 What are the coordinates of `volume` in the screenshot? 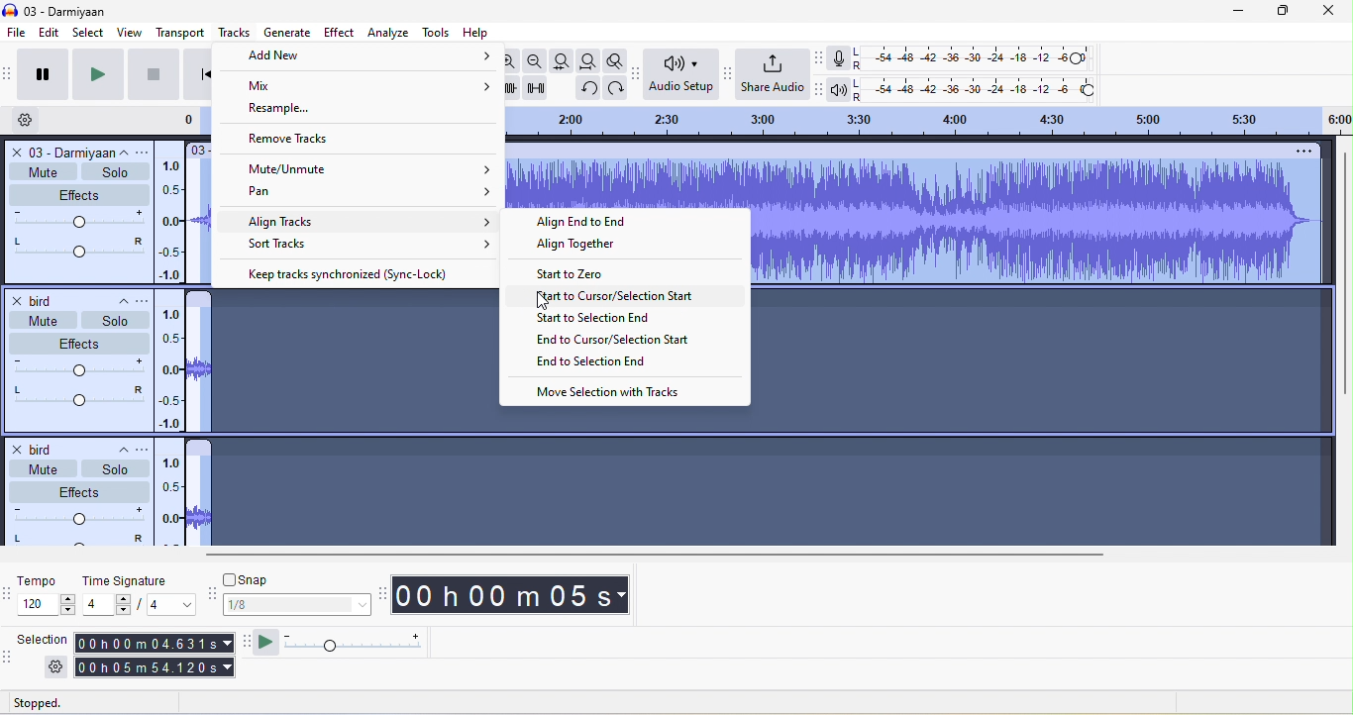 It's located at (78, 220).